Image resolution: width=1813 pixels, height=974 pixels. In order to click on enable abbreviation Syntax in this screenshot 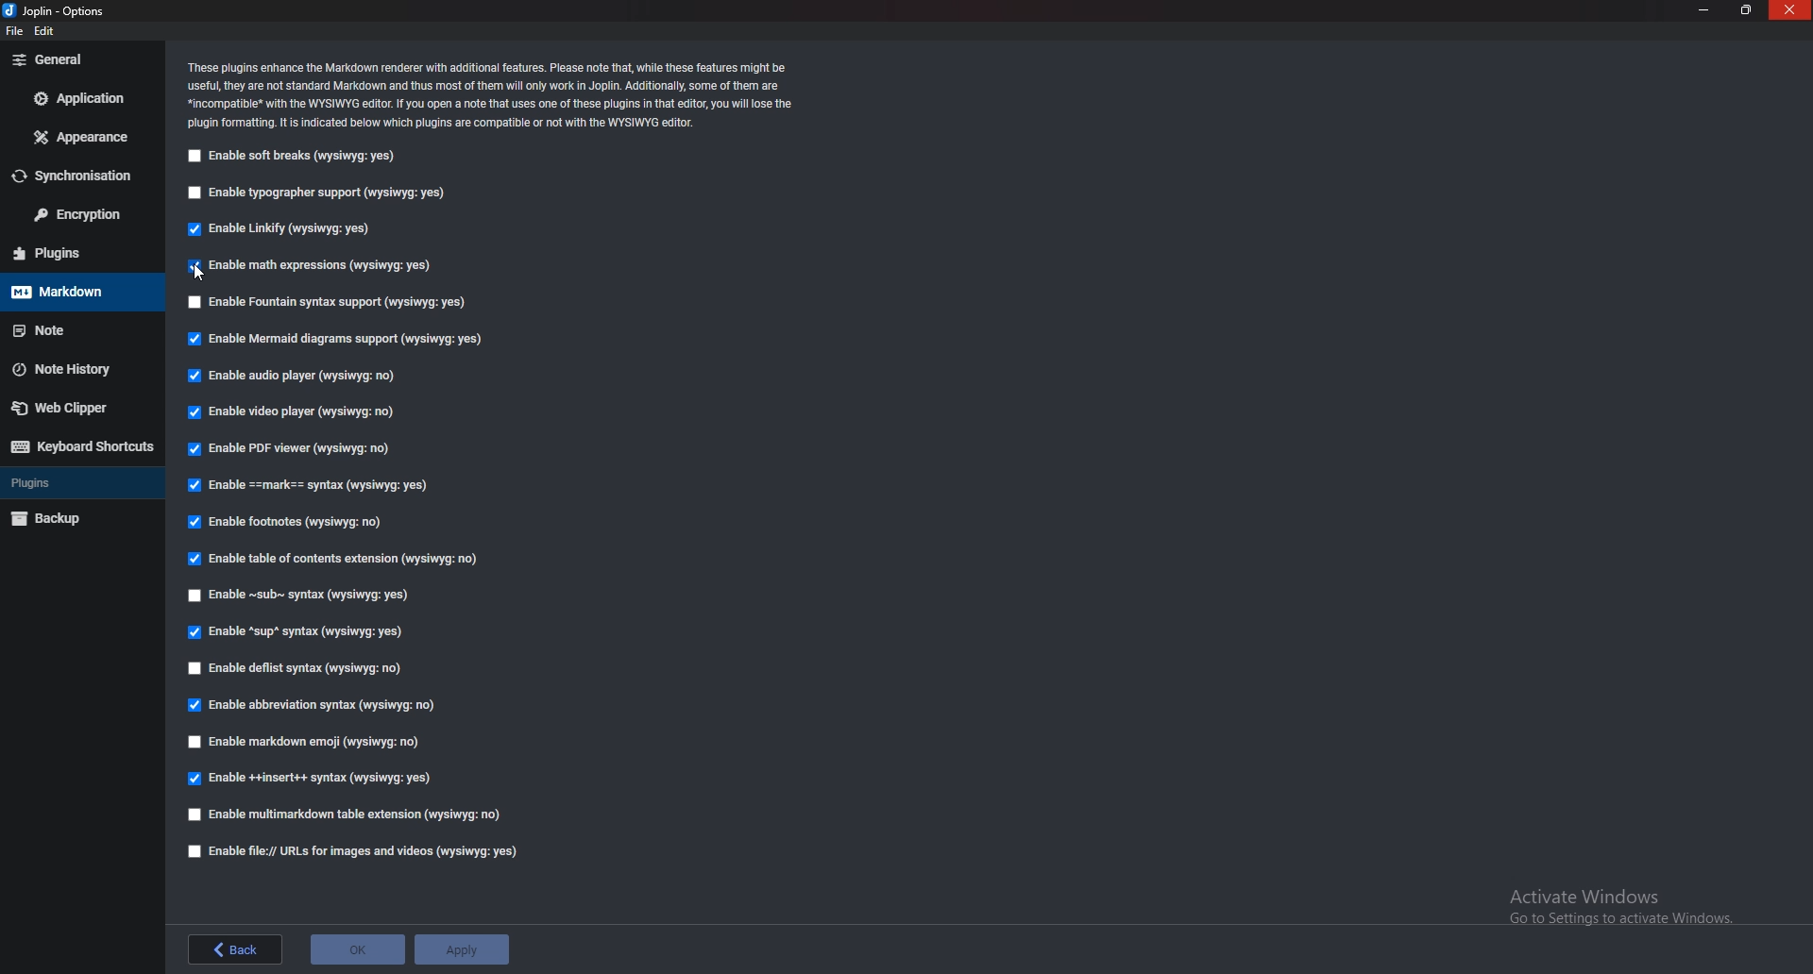, I will do `click(316, 705)`.